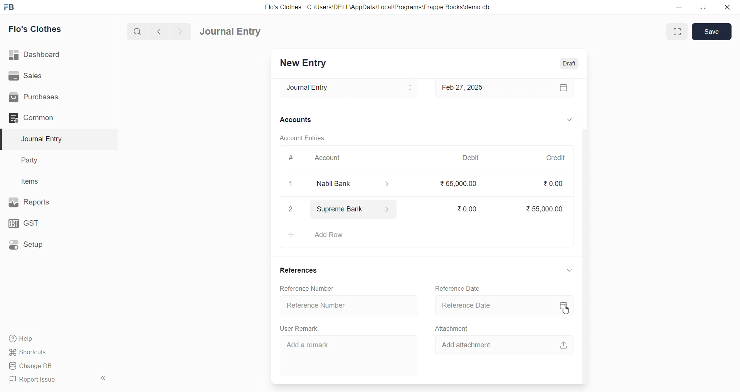 Image resolution: width=740 pixels, height=392 pixels. Describe the element at coordinates (42, 55) in the screenshot. I see `| Dashboard` at that location.